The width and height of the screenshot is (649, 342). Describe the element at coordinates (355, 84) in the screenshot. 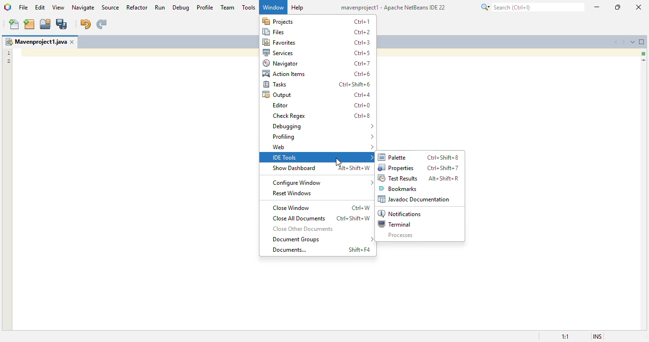

I see `shortcut for tasks` at that location.